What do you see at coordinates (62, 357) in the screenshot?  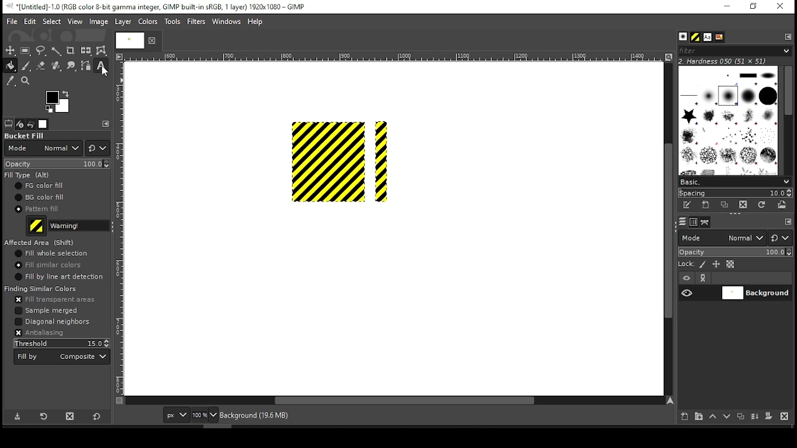 I see `fill by` at bounding box center [62, 357].